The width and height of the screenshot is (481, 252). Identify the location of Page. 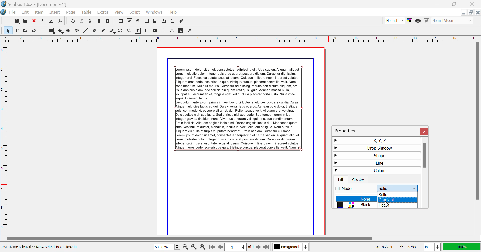
(70, 13).